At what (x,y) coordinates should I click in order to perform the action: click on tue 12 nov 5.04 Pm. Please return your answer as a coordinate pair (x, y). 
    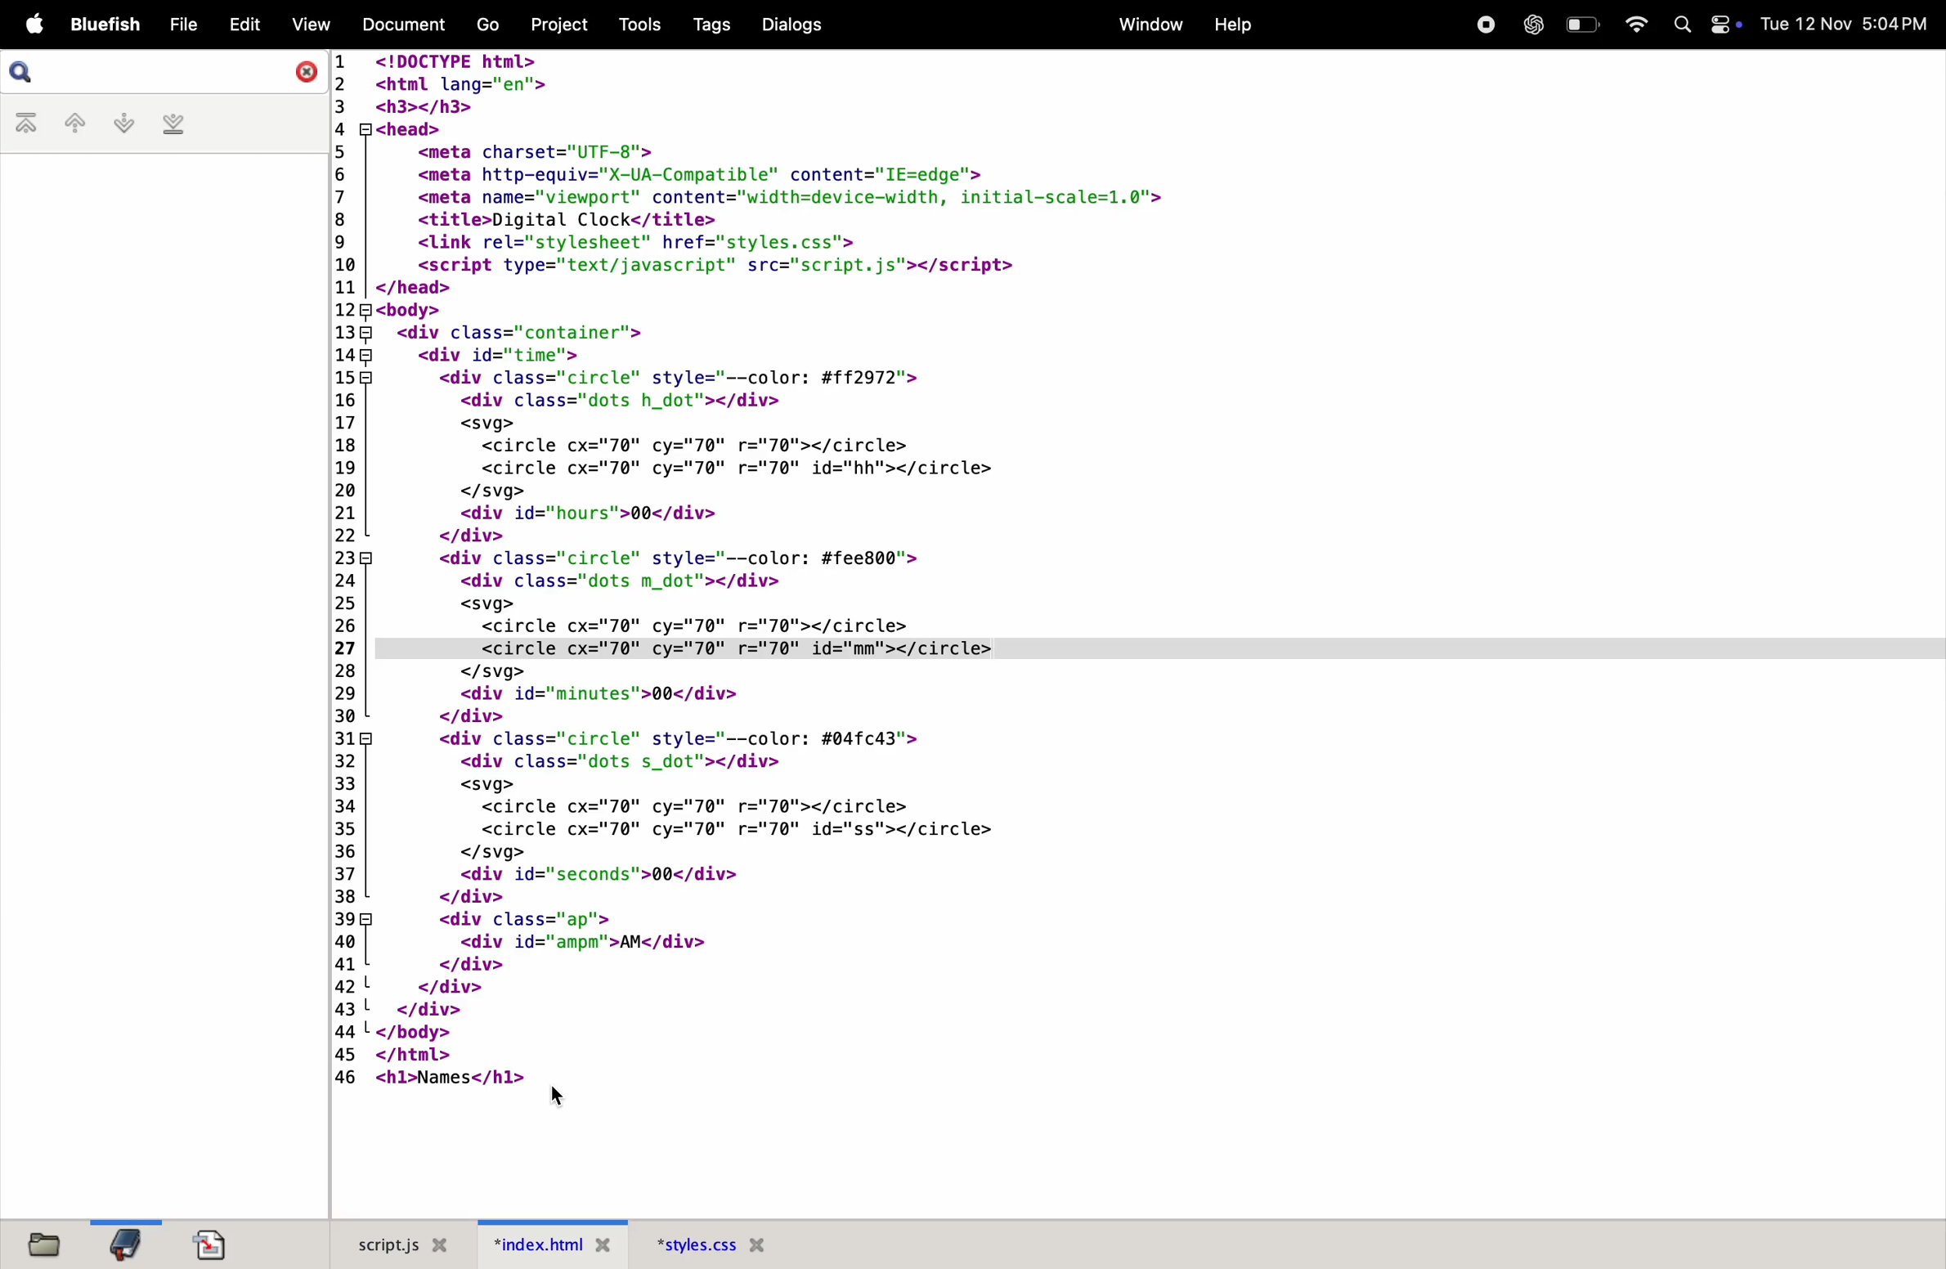
    Looking at the image, I should click on (1847, 25).